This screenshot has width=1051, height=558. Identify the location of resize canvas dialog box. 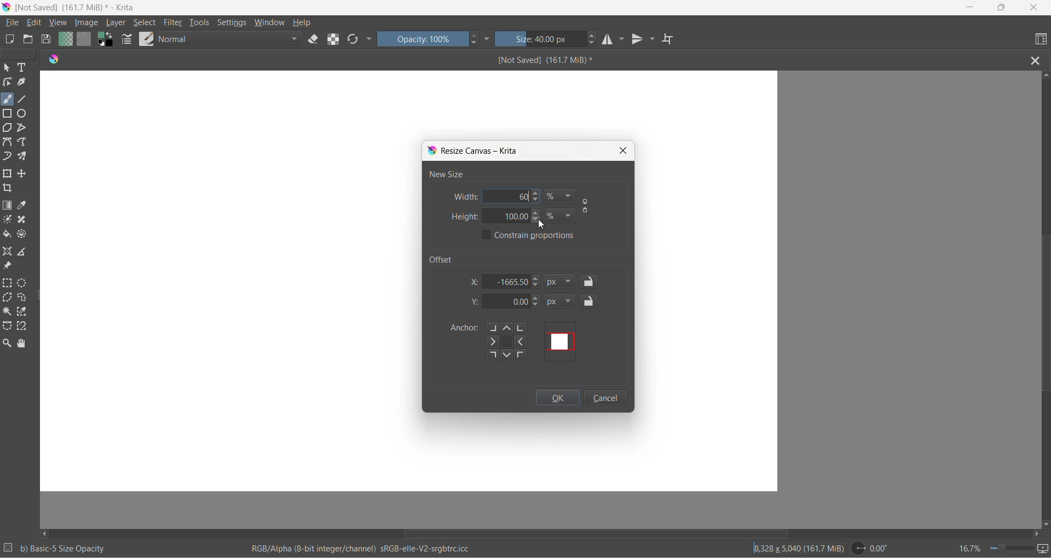
(476, 151).